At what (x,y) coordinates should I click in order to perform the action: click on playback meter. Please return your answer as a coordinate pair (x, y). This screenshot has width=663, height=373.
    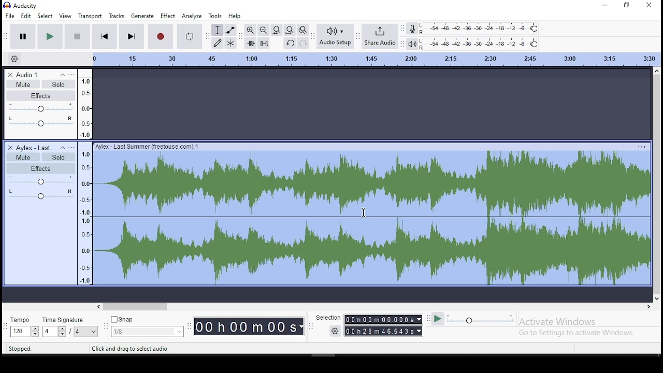
    Looking at the image, I should click on (411, 44).